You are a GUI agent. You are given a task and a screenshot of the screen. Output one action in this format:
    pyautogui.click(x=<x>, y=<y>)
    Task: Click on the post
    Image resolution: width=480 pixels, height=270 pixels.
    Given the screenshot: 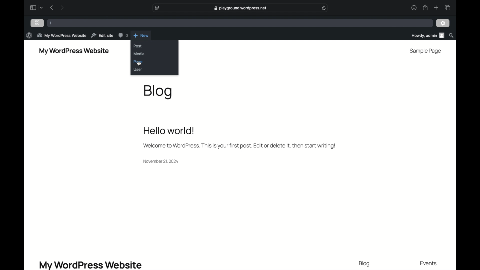 What is the action you would take?
    pyautogui.click(x=138, y=46)
    